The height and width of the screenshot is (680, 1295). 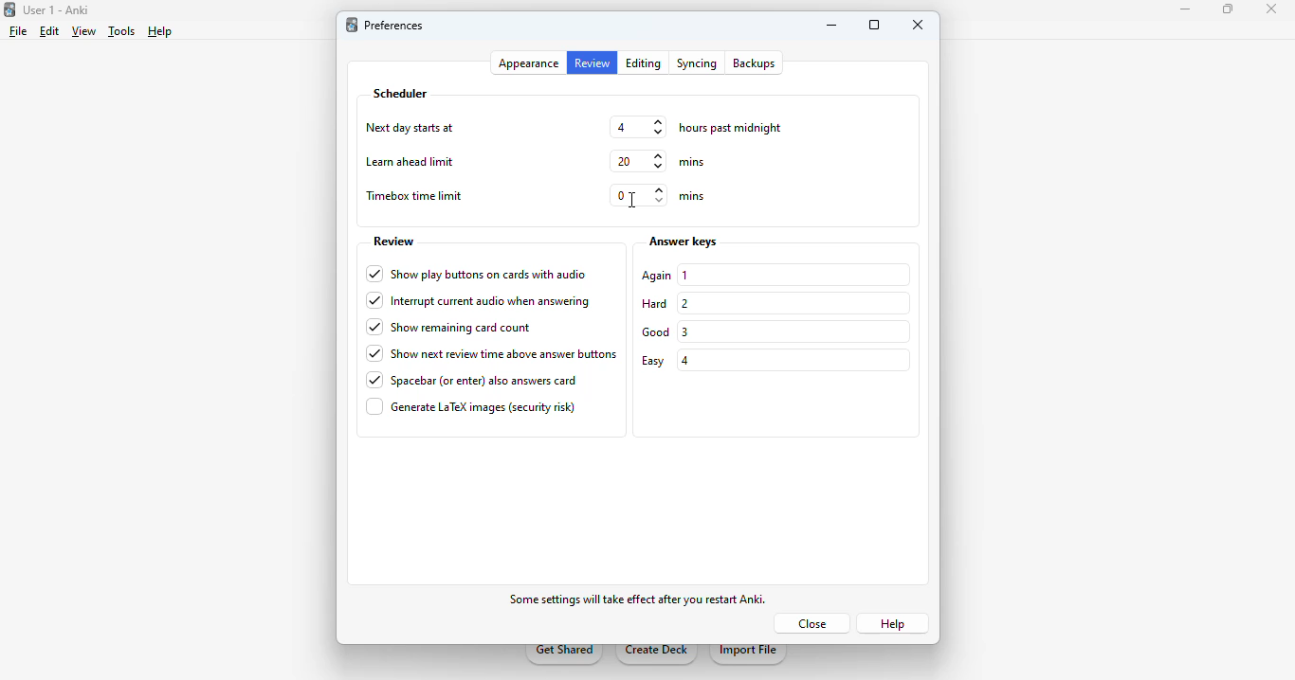 I want to click on maximize, so click(x=1228, y=9).